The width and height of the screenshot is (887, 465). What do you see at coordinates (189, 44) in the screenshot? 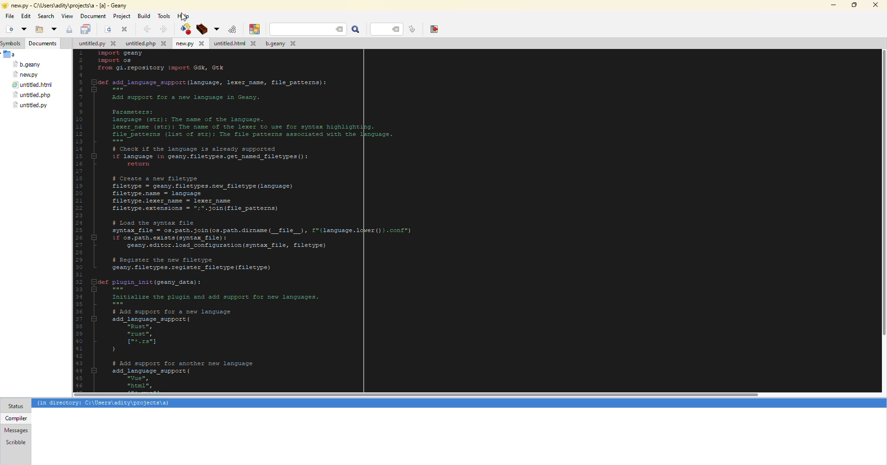
I see `file` at bounding box center [189, 44].